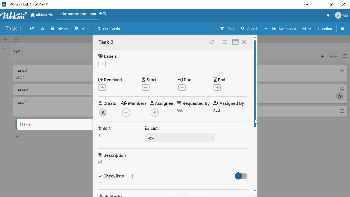  What do you see at coordinates (183, 88) in the screenshot?
I see `Add due date` at bounding box center [183, 88].